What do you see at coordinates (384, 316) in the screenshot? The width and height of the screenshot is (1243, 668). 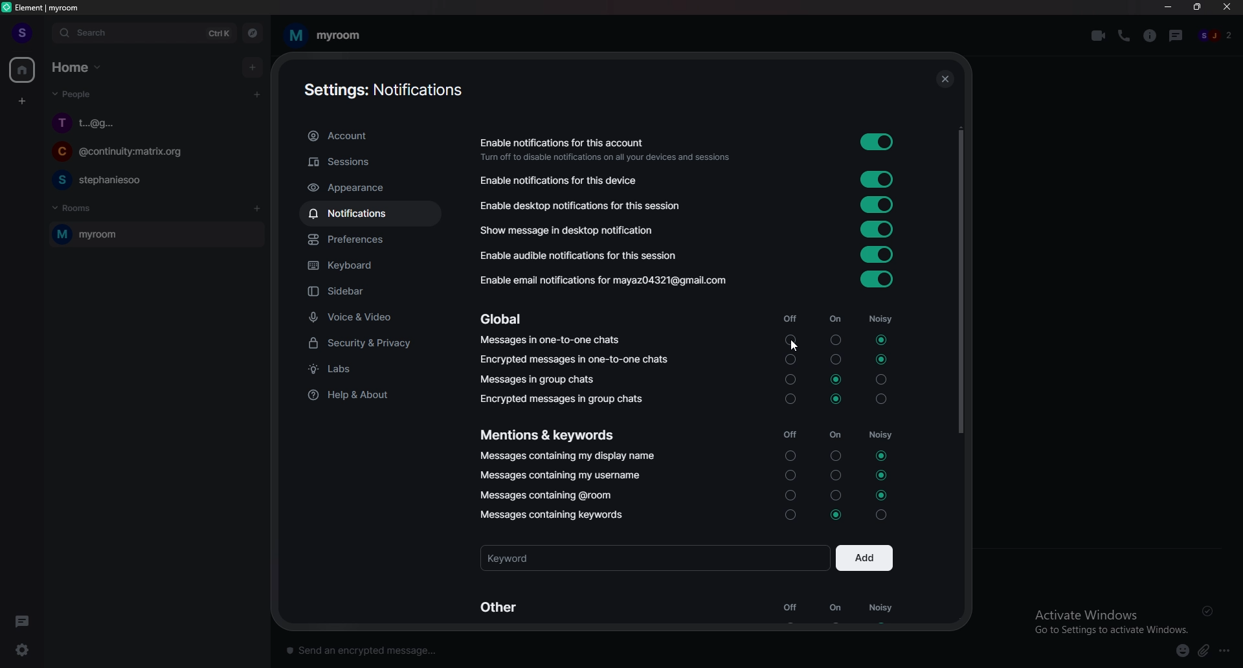 I see `voice and video` at bounding box center [384, 316].